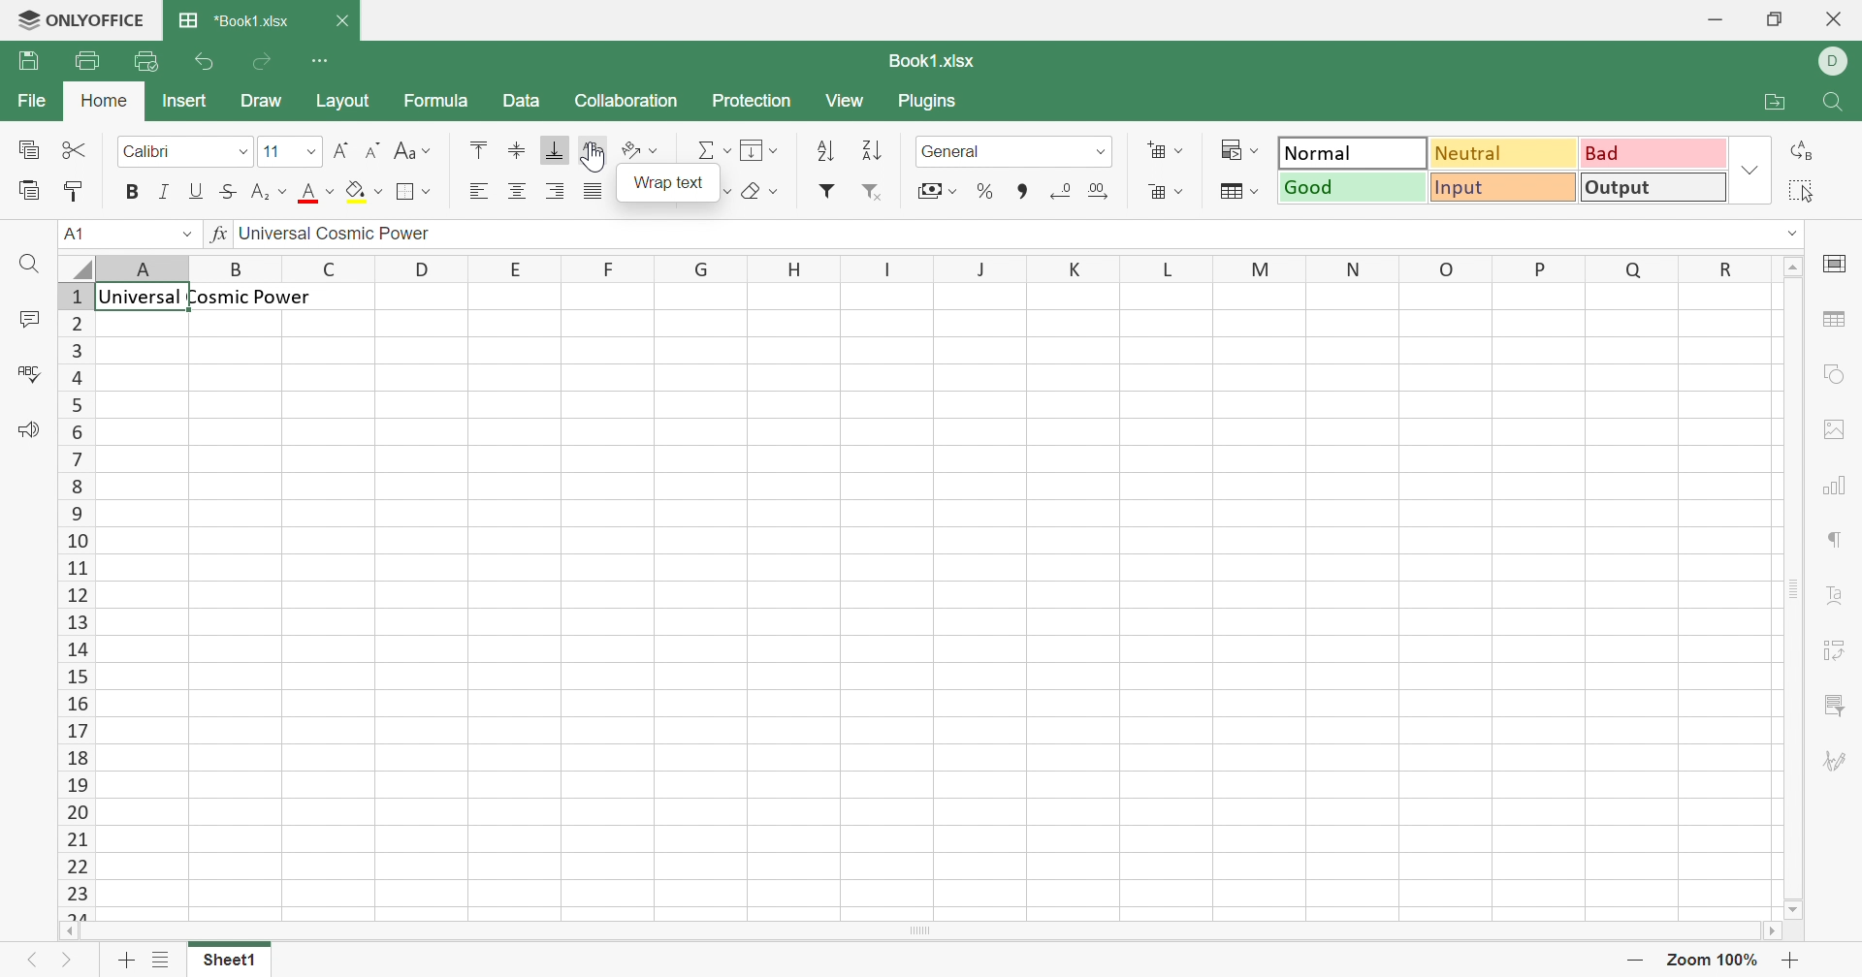 The height and width of the screenshot is (977, 1862). I want to click on 11, so click(277, 153).